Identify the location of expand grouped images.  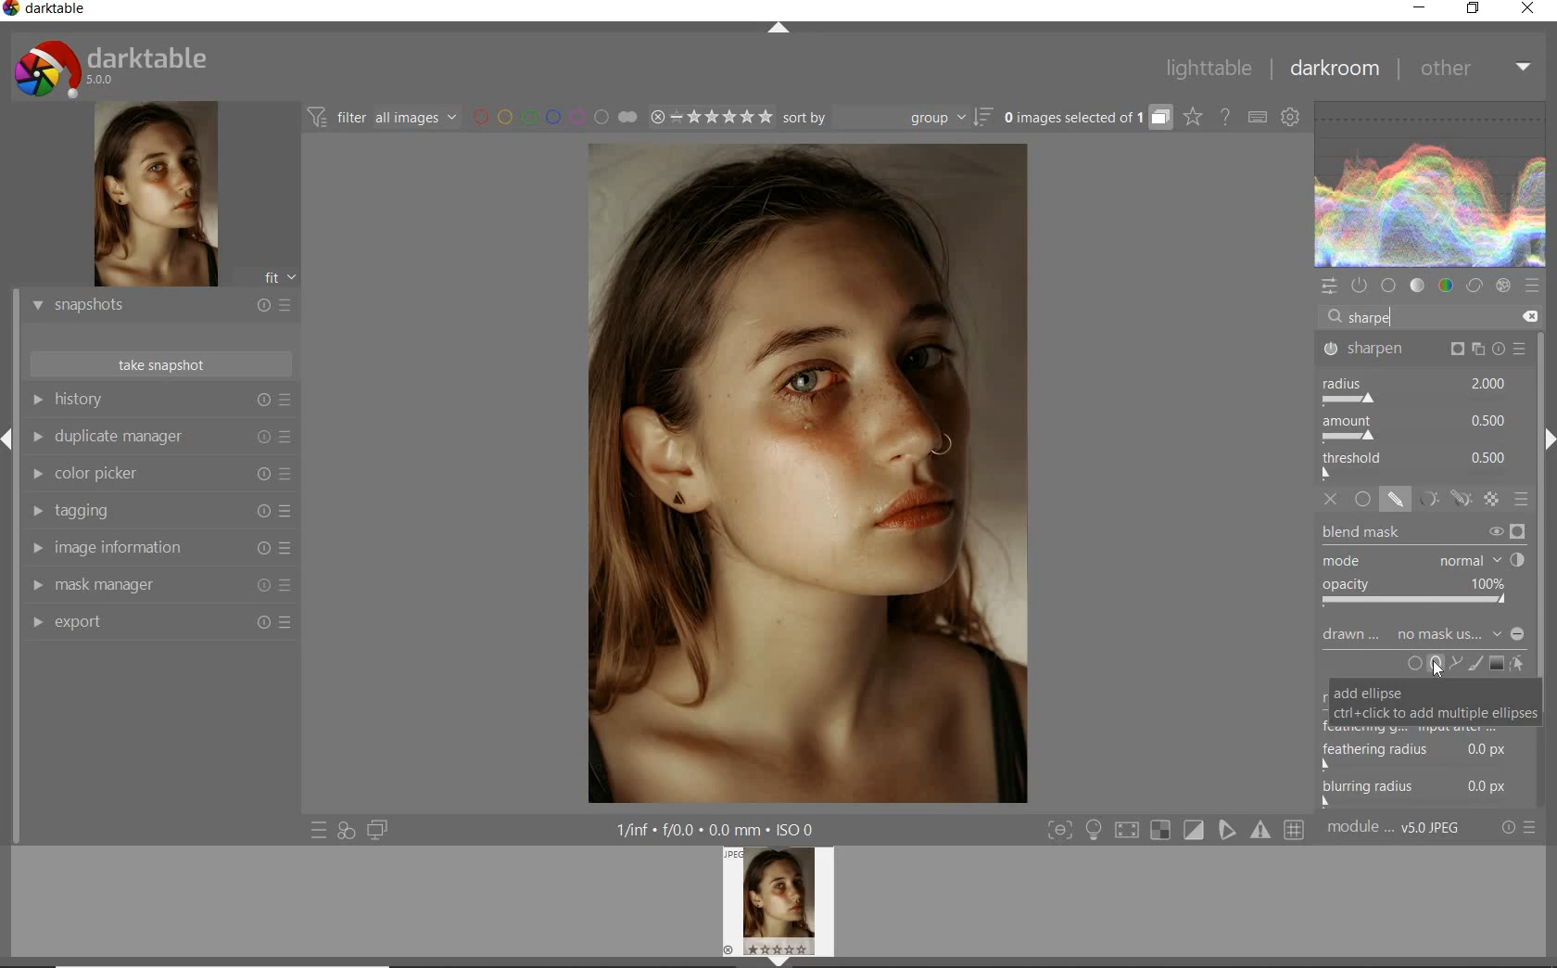
(1084, 117).